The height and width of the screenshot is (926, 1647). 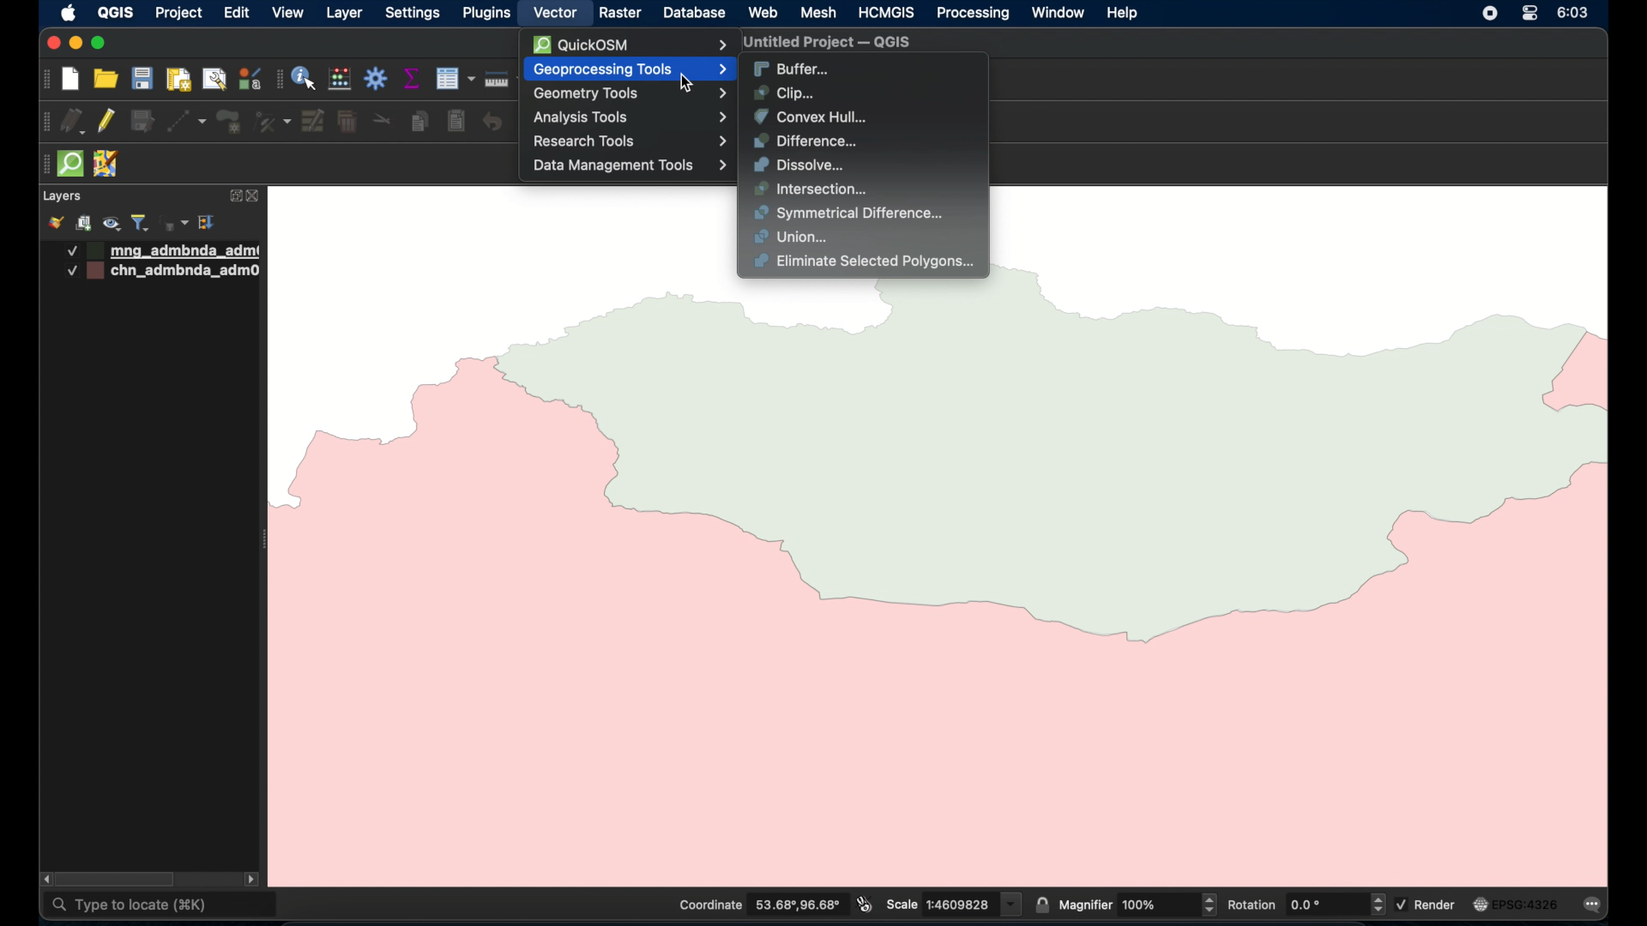 I want to click on close, so click(x=256, y=196).